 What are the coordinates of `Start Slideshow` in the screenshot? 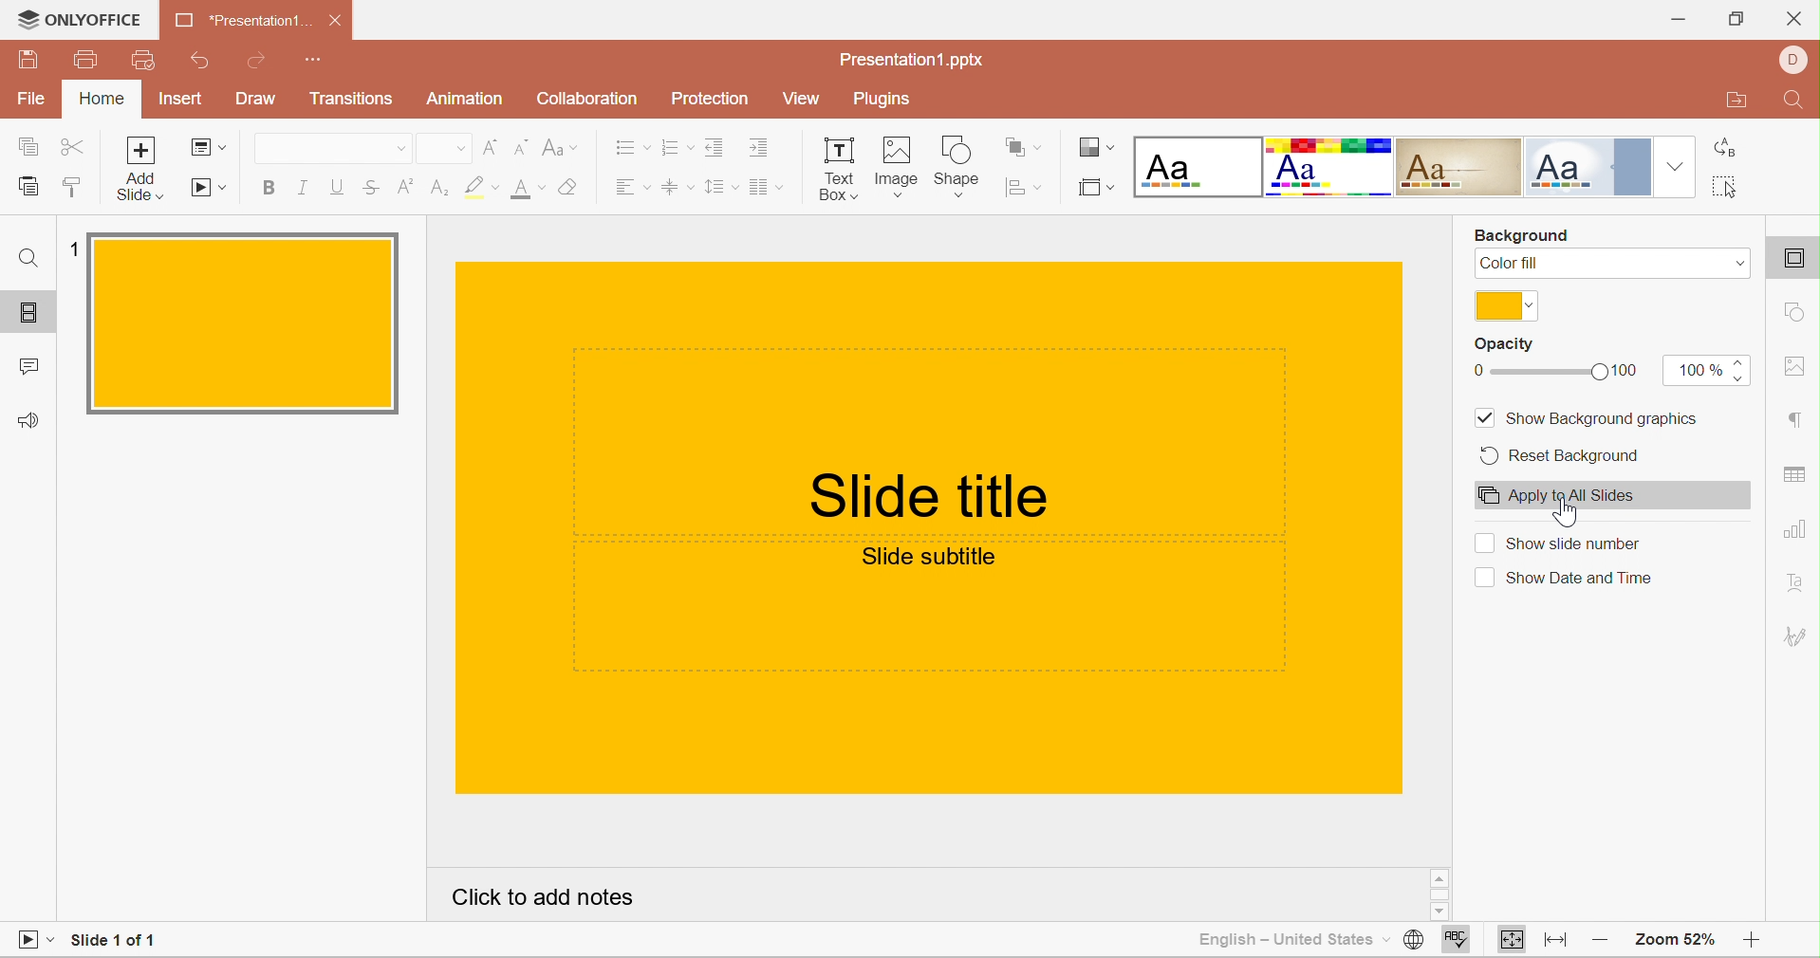 It's located at (210, 188).